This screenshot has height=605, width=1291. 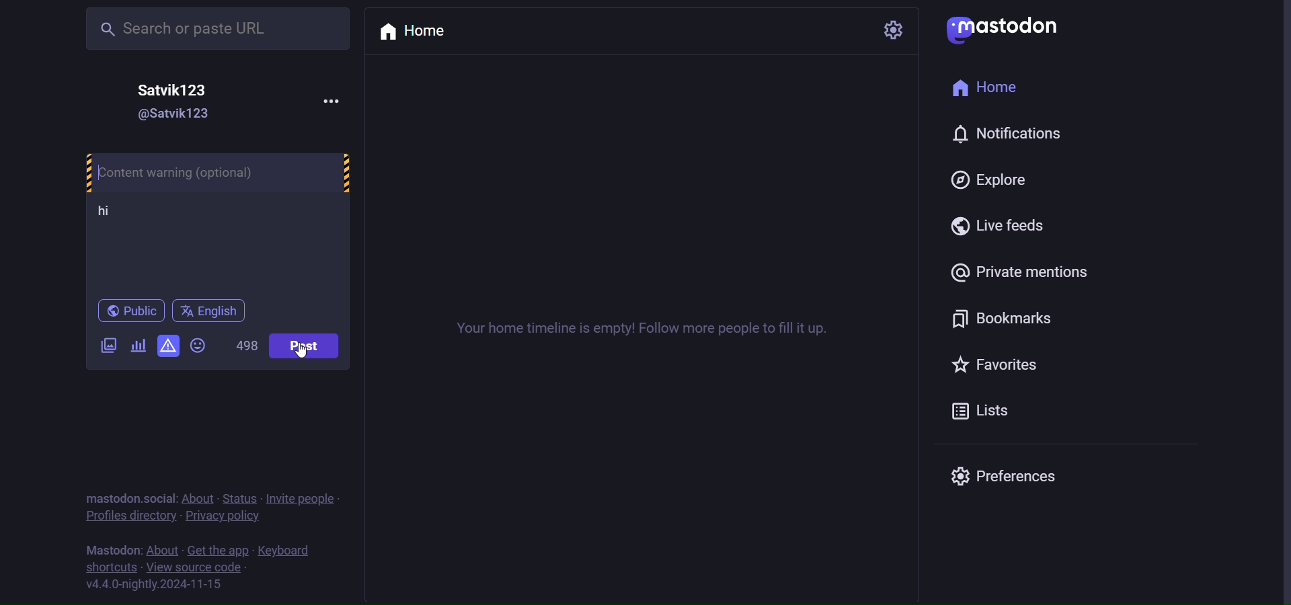 I want to click on text, so click(x=110, y=551).